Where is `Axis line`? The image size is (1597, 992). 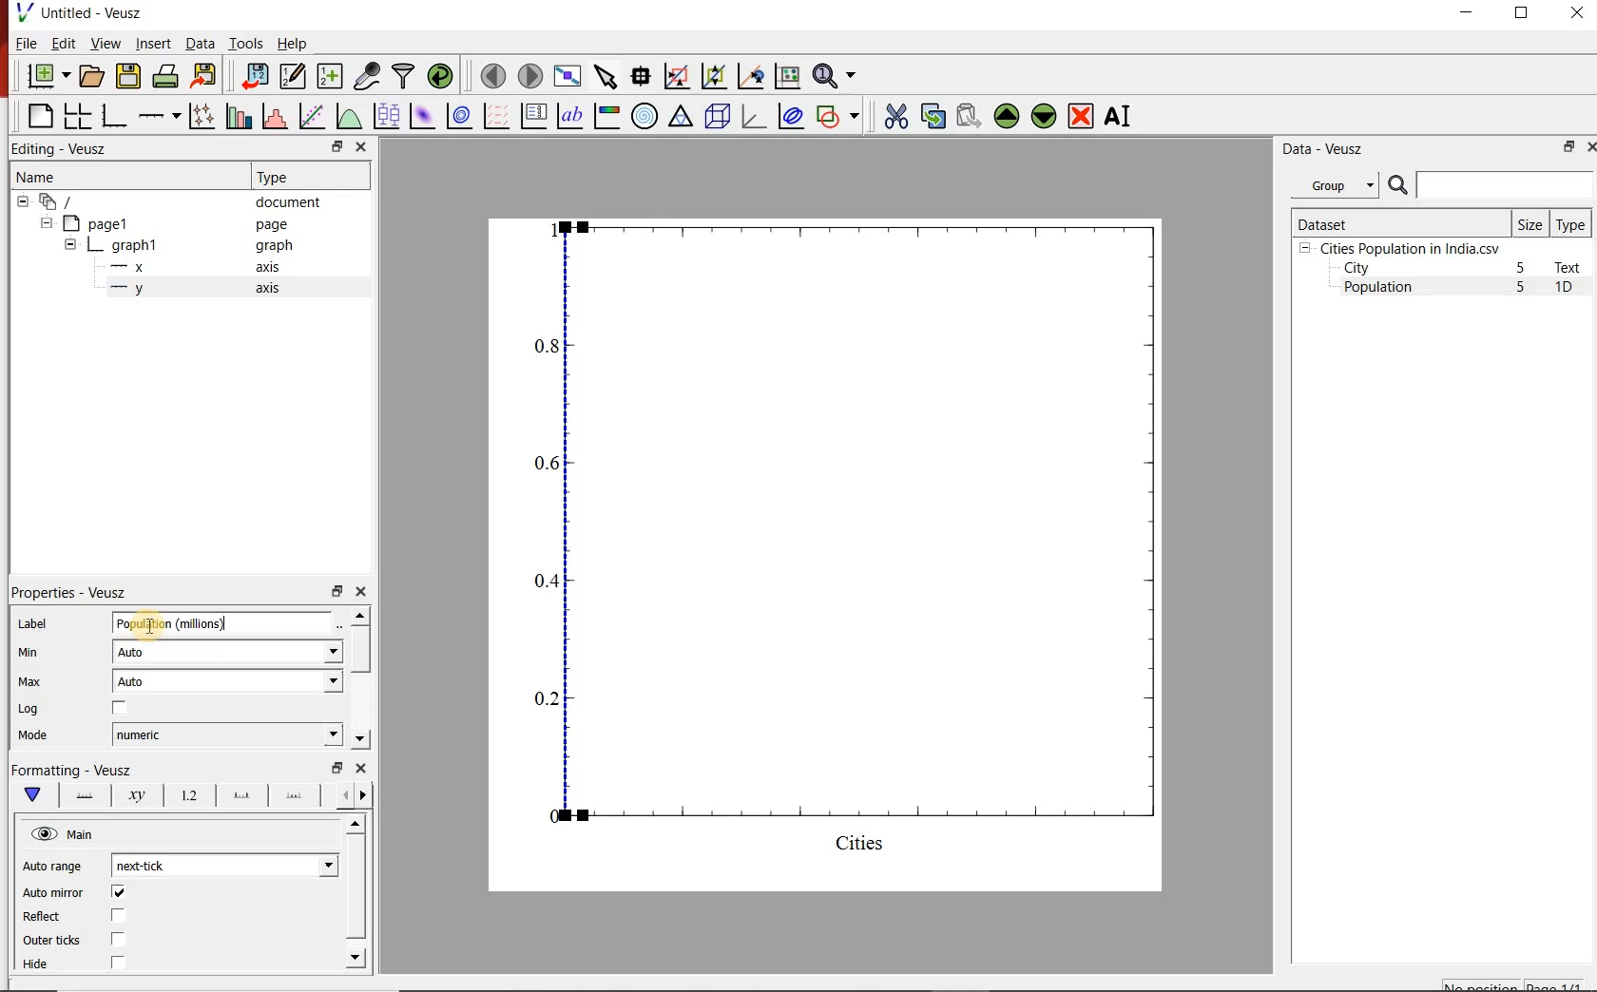
Axis line is located at coordinates (84, 798).